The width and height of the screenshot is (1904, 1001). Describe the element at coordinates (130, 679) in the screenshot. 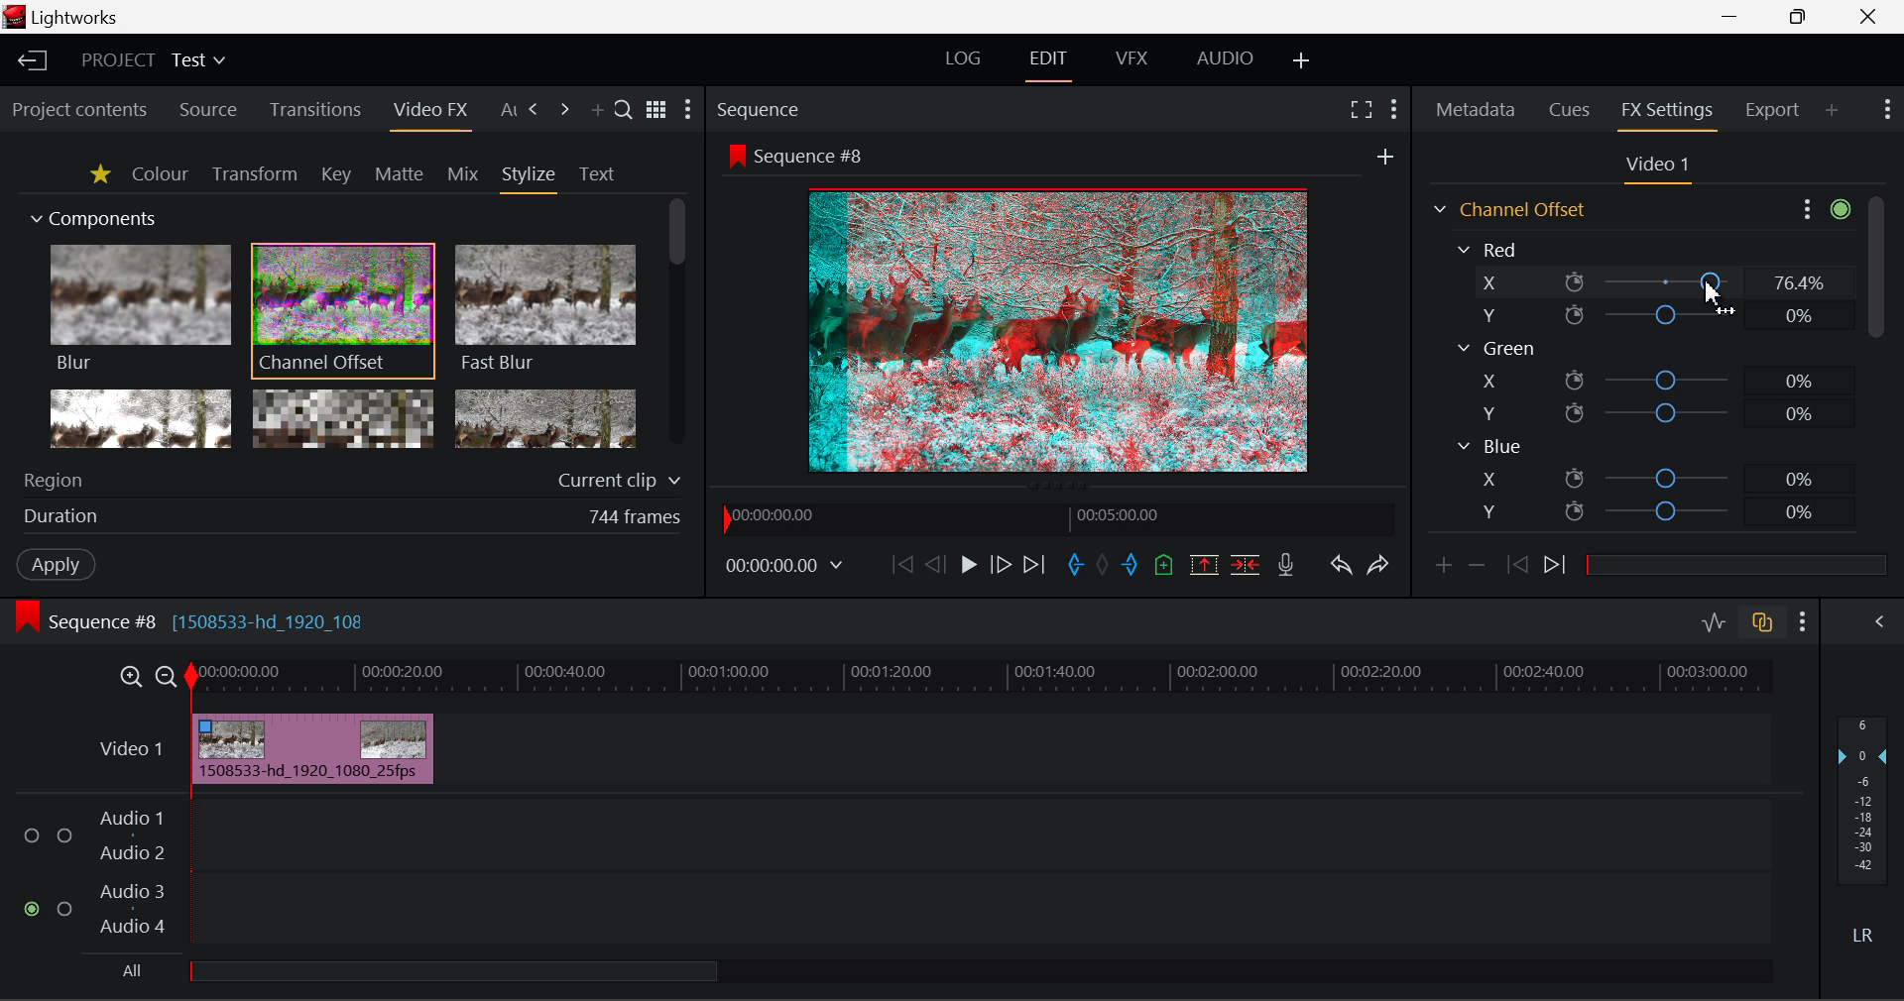

I see `Timeline Zoom In` at that location.